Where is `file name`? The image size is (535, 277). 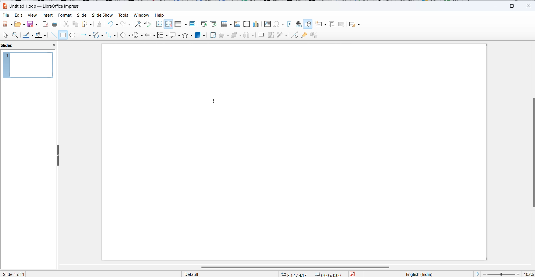
file name is located at coordinates (41, 6).